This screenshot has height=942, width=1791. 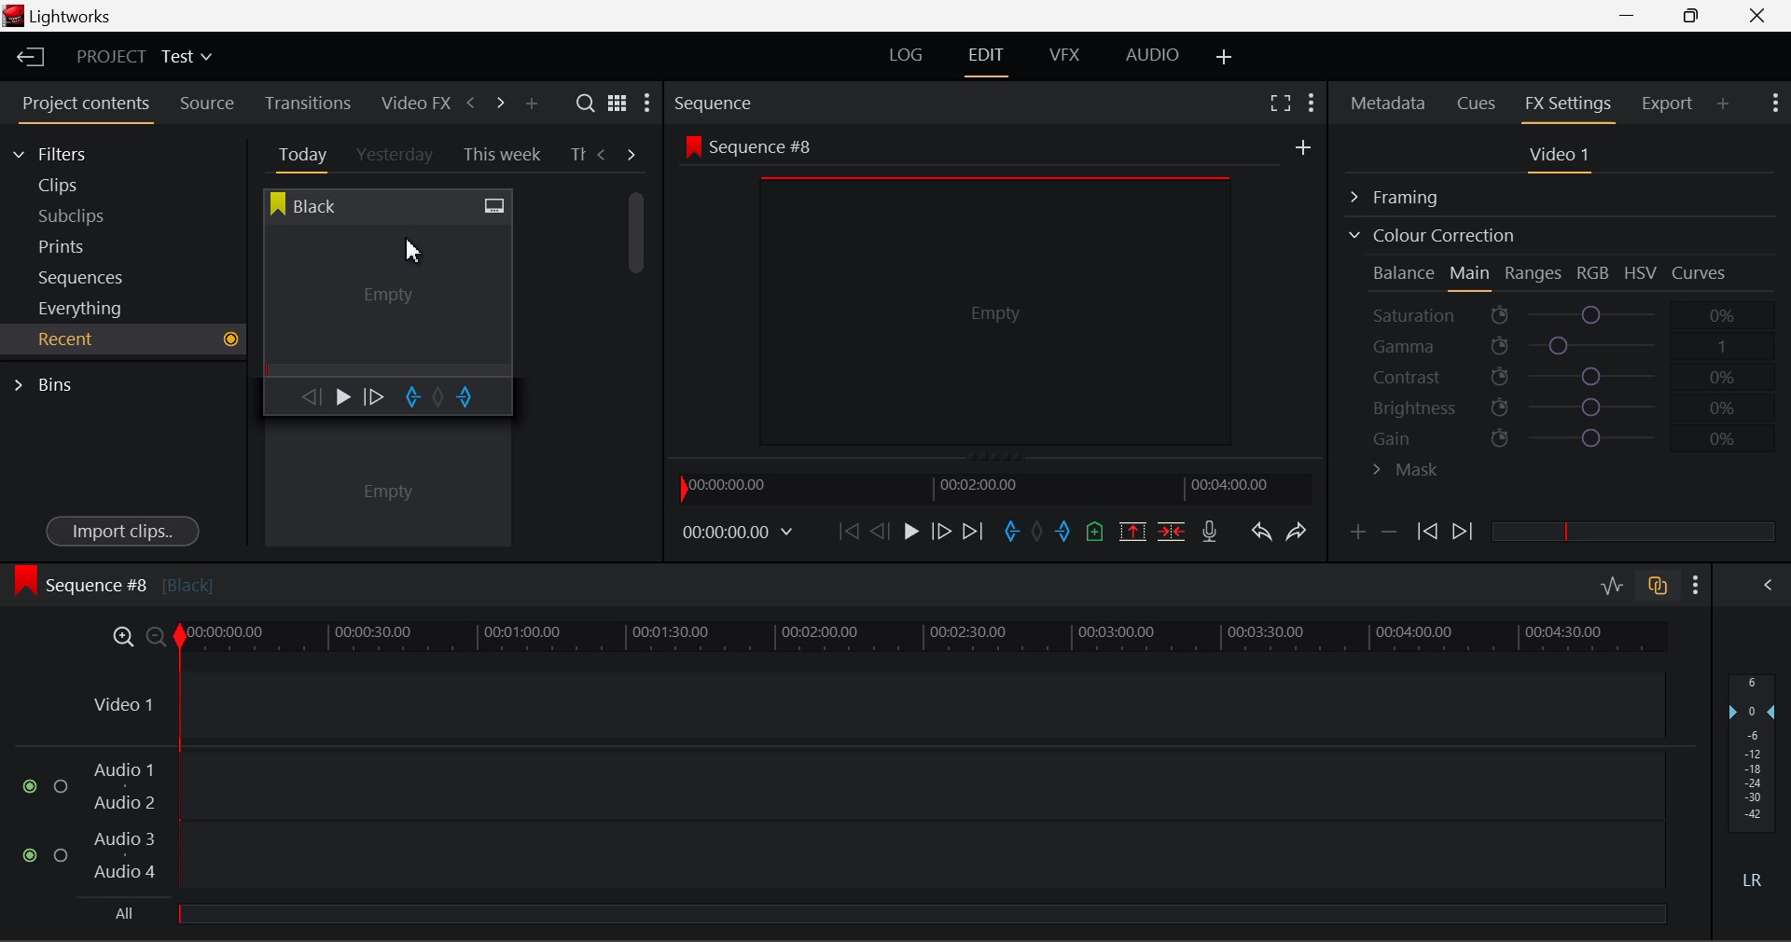 What do you see at coordinates (88, 242) in the screenshot?
I see `Prints` at bounding box center [88, 242].